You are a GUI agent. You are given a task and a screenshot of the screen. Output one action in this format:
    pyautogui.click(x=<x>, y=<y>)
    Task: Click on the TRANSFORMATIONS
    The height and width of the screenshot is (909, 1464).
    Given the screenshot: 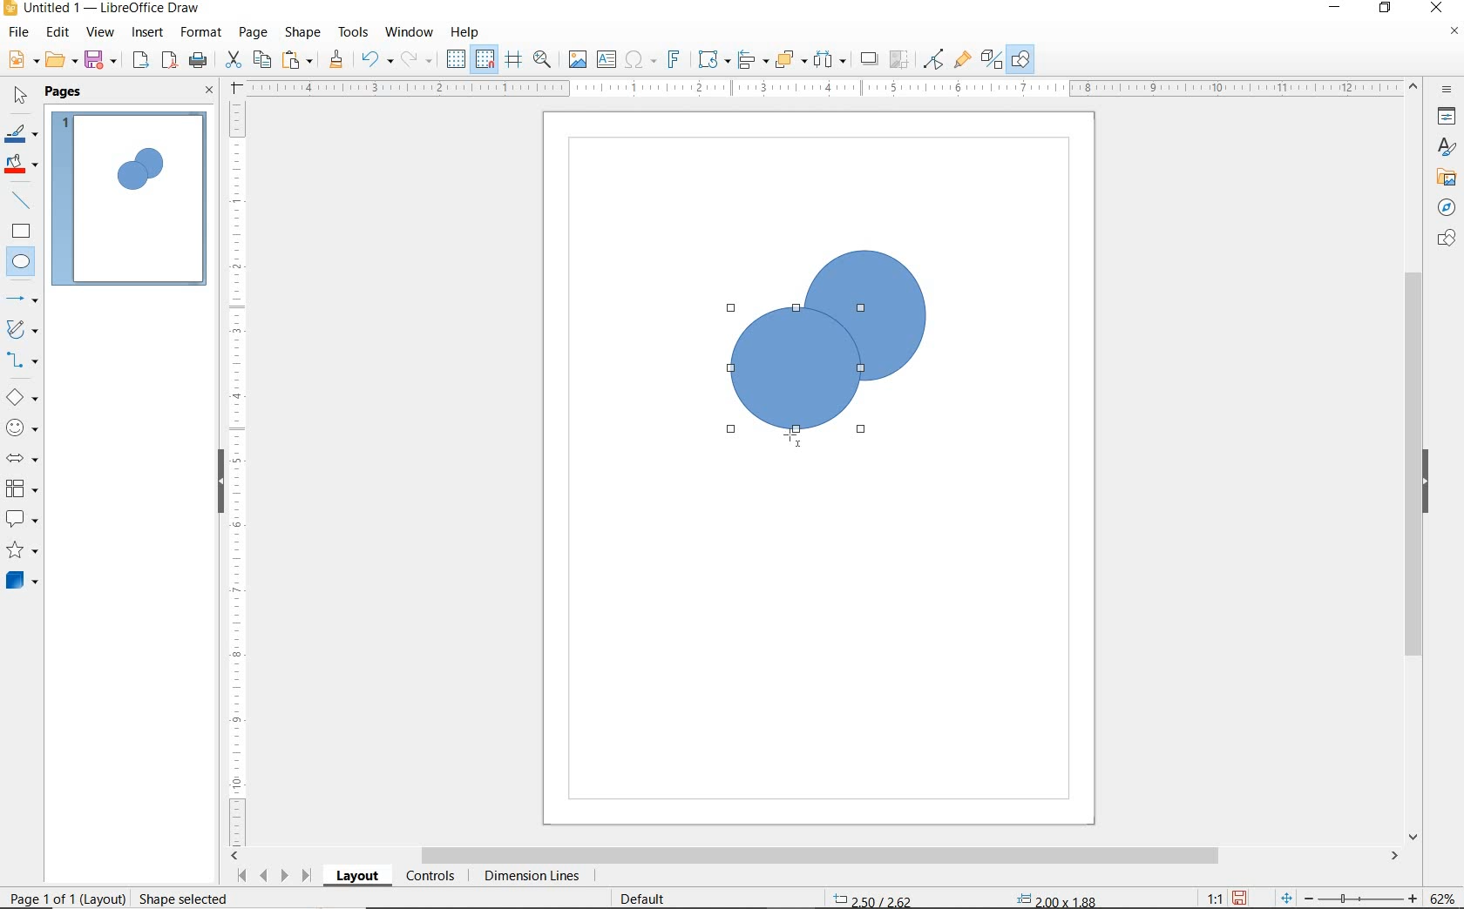 What is the action you would take?
    pyautogui.click(x=711, y=59)
    